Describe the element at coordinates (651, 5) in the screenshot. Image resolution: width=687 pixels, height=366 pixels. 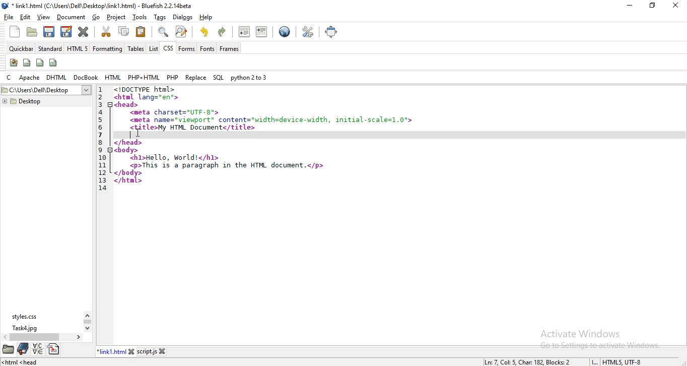
I see `restore window` at that location.